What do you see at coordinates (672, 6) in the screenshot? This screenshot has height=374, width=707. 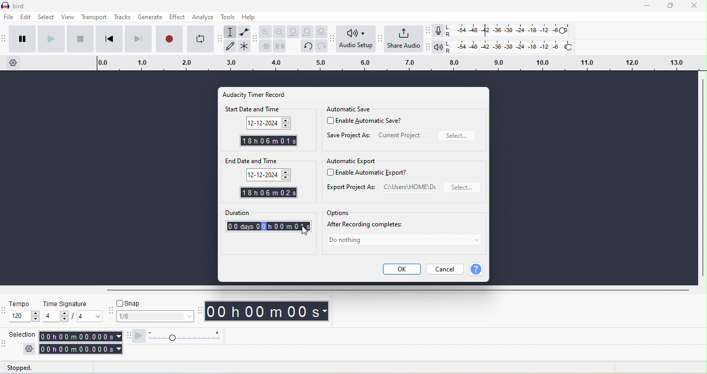 I see `maximize` at bounding box center [672, 6].